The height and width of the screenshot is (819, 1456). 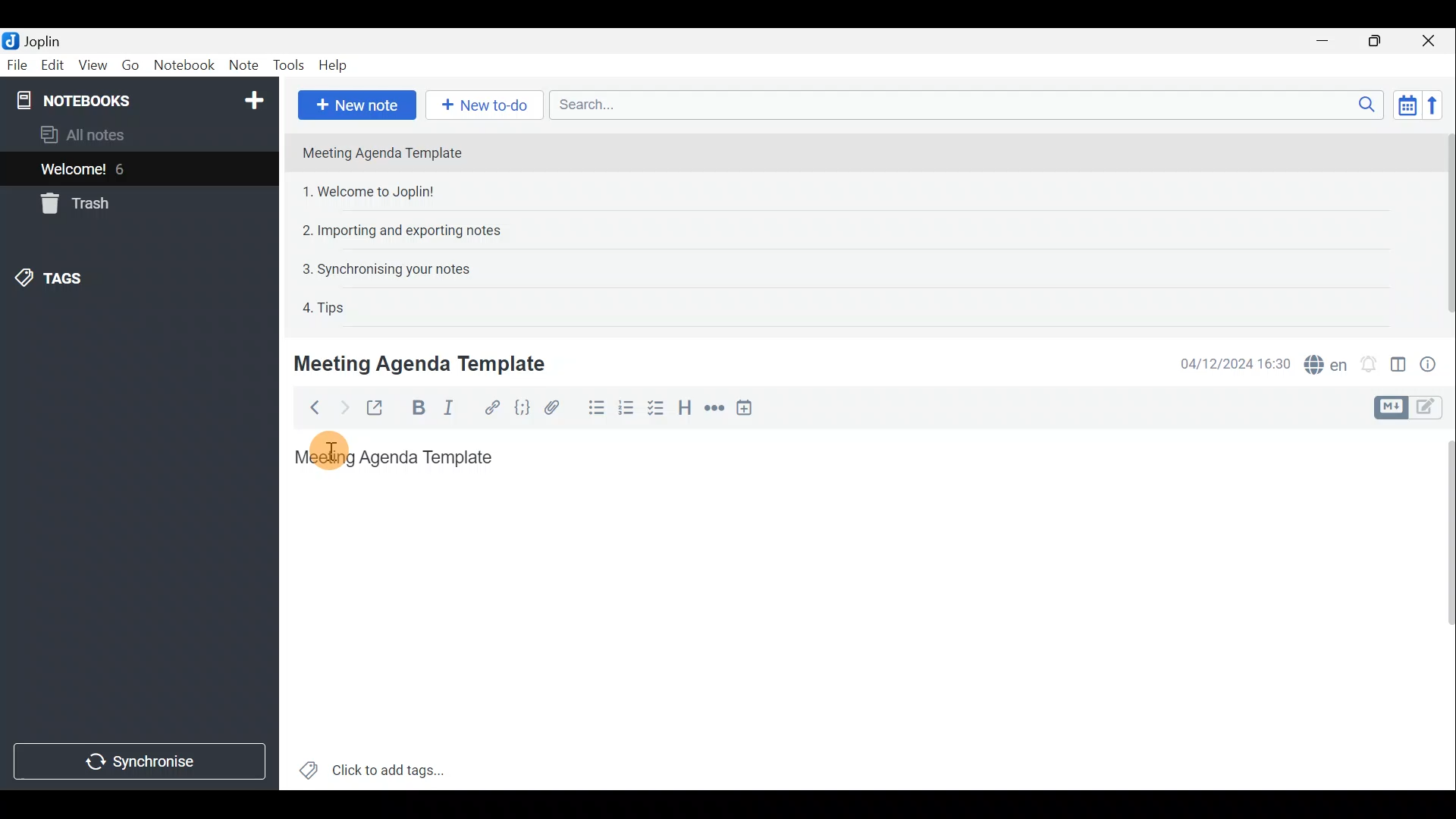 What do you see at coordinates (422, 363) in the screenshot?
I see `Meeting Agenda Template` at bounding box center [422, 363].